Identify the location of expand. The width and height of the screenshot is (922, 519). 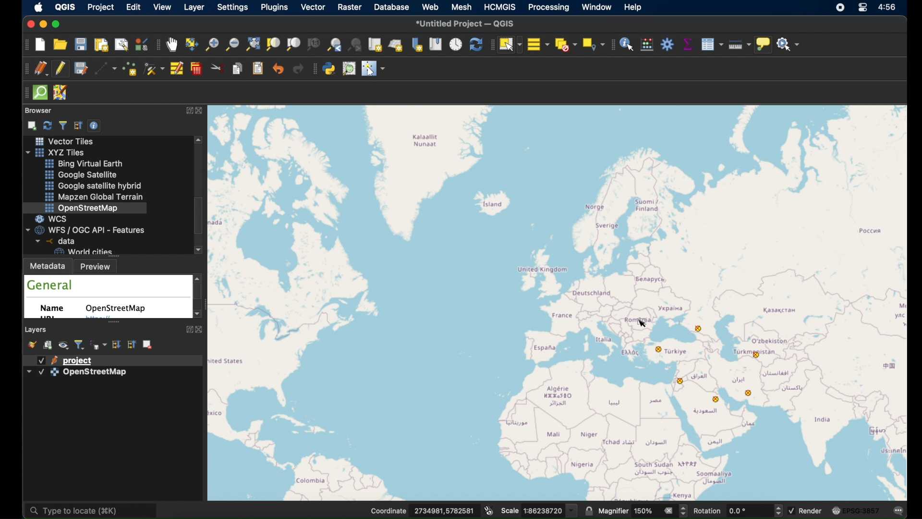
(187, 111).